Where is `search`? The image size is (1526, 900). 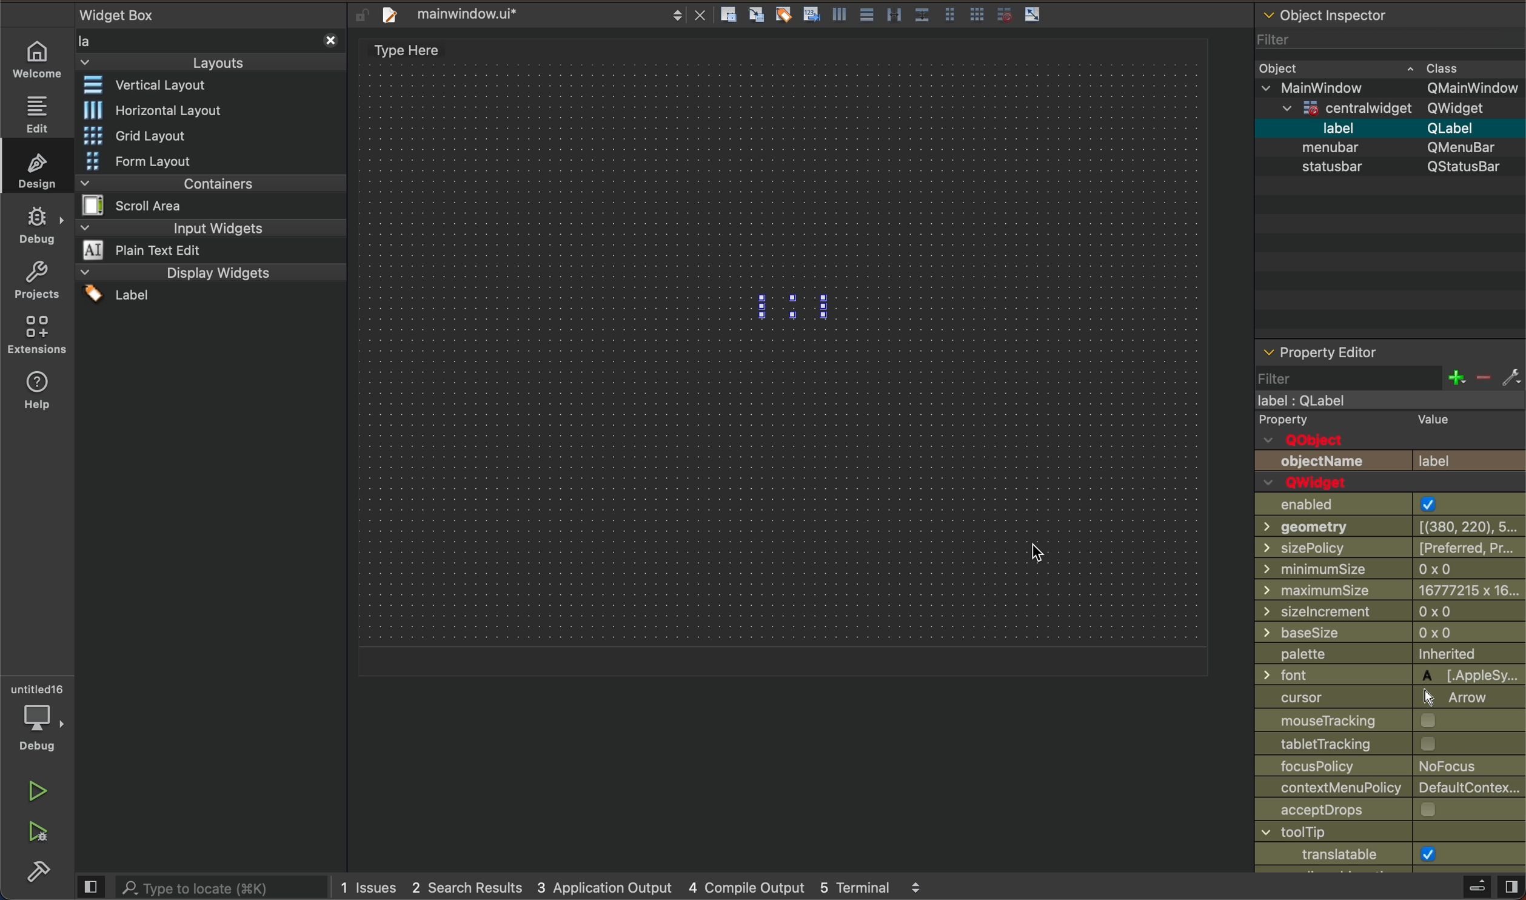 search is located at coordinates (202, 886).